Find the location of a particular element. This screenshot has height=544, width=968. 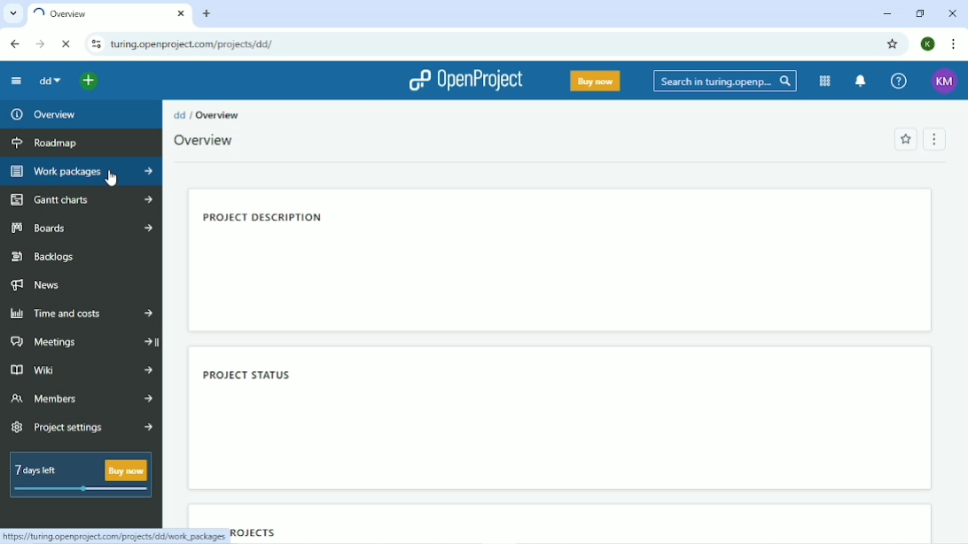

Add to favorites is located at coordinates (906, 139).